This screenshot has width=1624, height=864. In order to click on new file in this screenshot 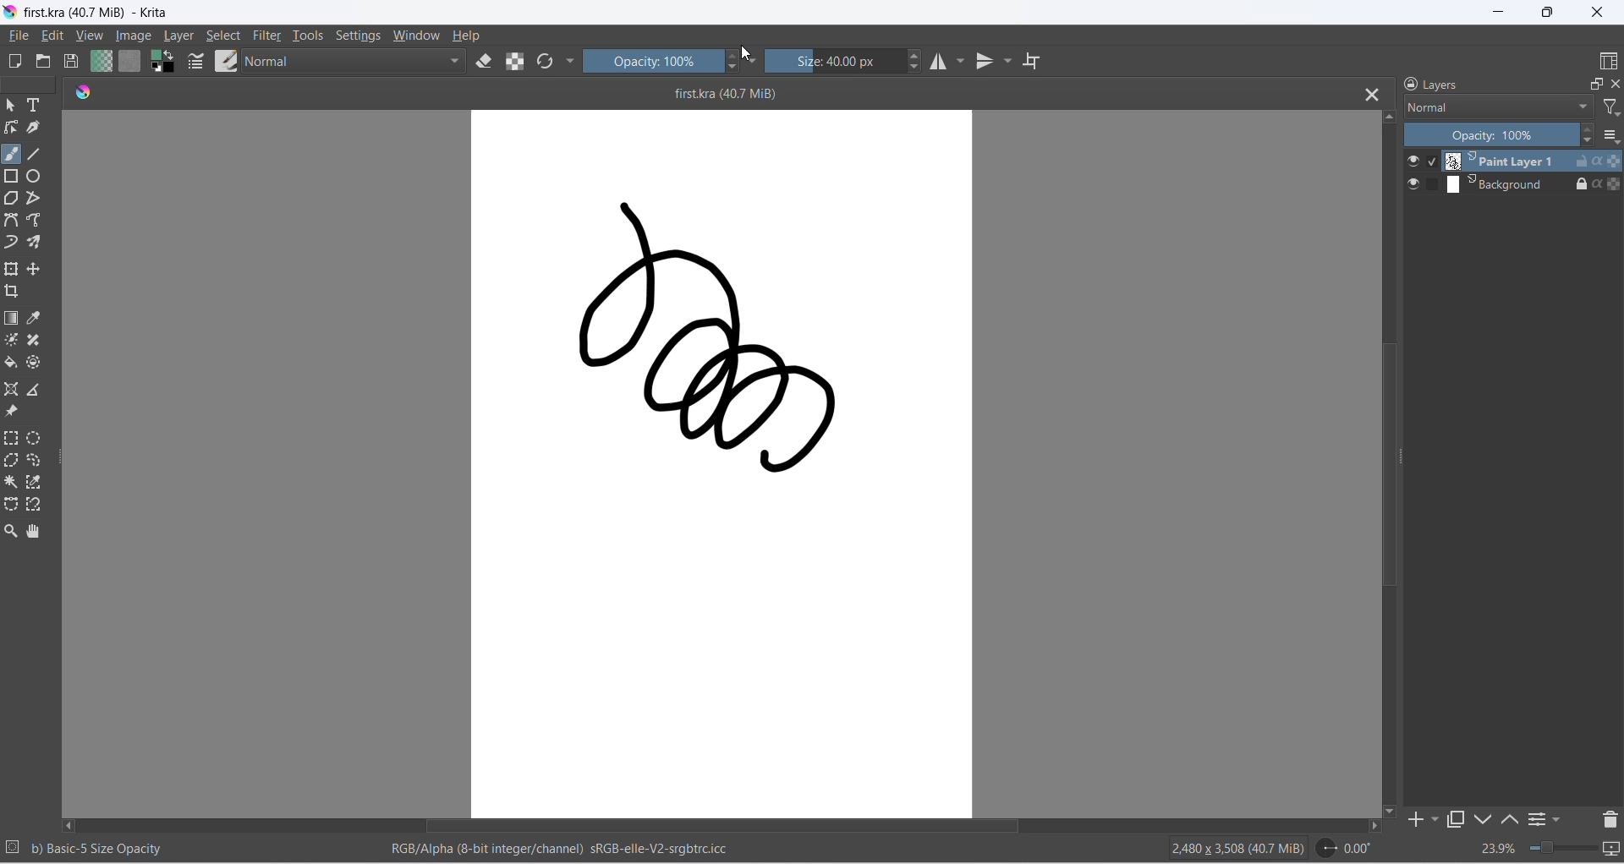, I will do `click(14, 61)`.